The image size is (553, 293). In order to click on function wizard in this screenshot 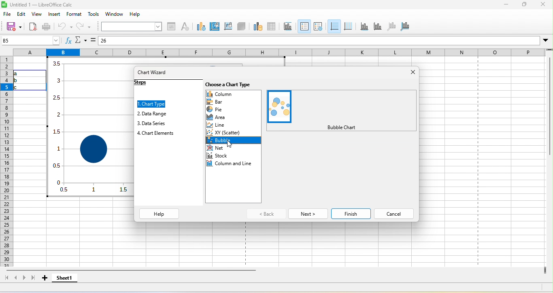, I will do `click(66, 40)`.